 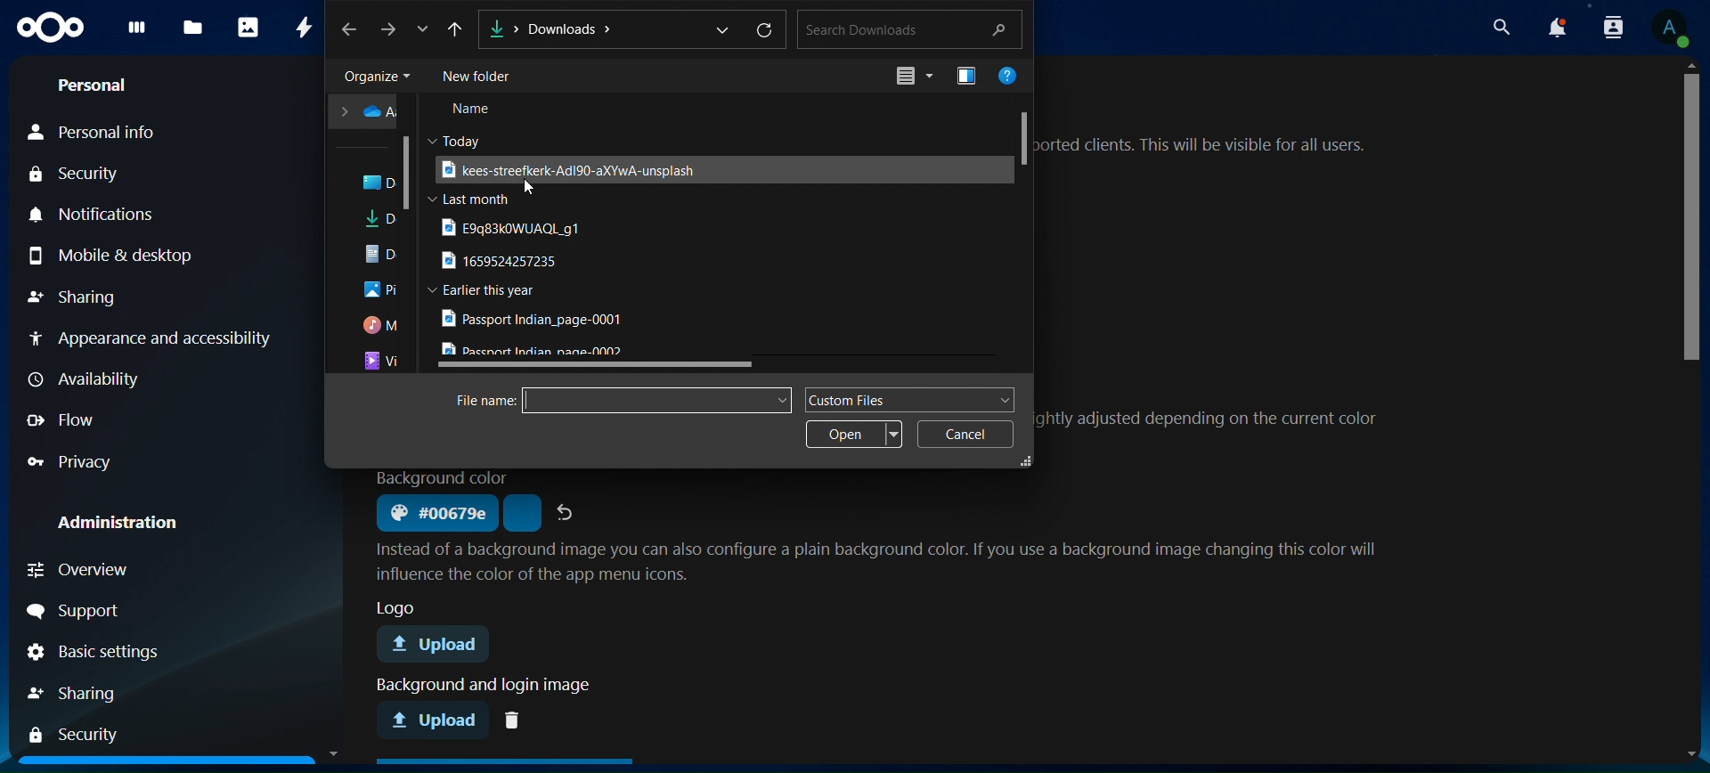 I want to click on availabliity, so click(x=136, y=381).